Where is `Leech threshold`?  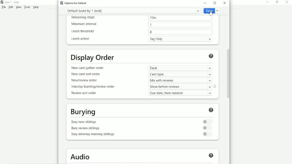
Leech threshold is located at coordinates (83, 32).